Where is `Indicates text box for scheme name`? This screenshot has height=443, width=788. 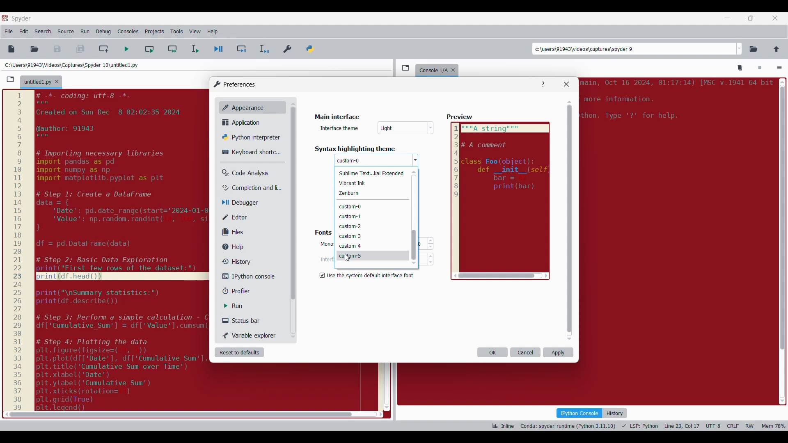 Indicates text box for scheme name is located at coordinates (340, 128).